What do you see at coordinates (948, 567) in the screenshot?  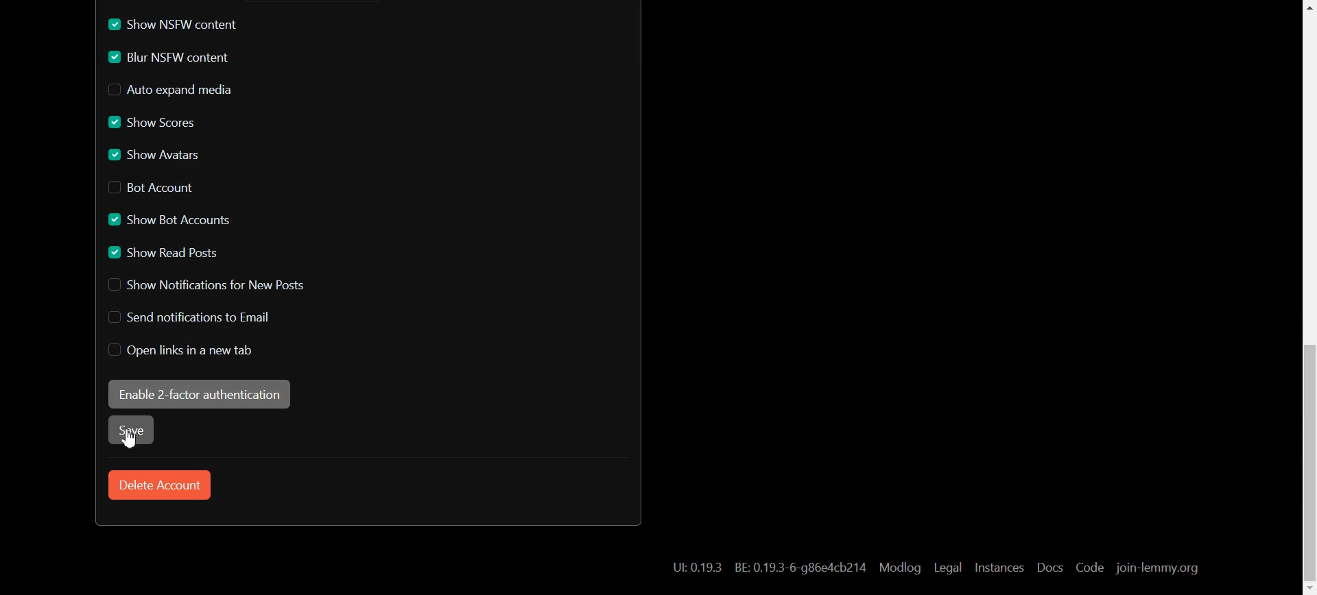 I see `Legal` at bounding box center [948, 567].